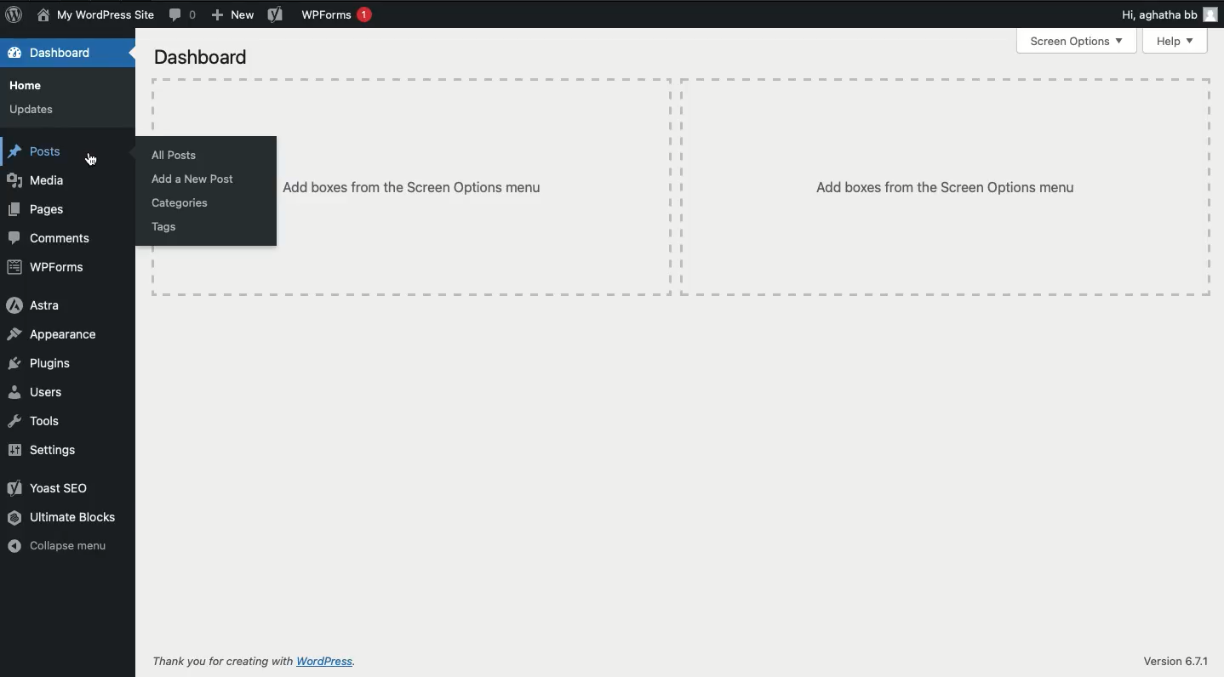  Describe the element at coordinates (185, 14) in the screenshot. I see `Comments` at that location.